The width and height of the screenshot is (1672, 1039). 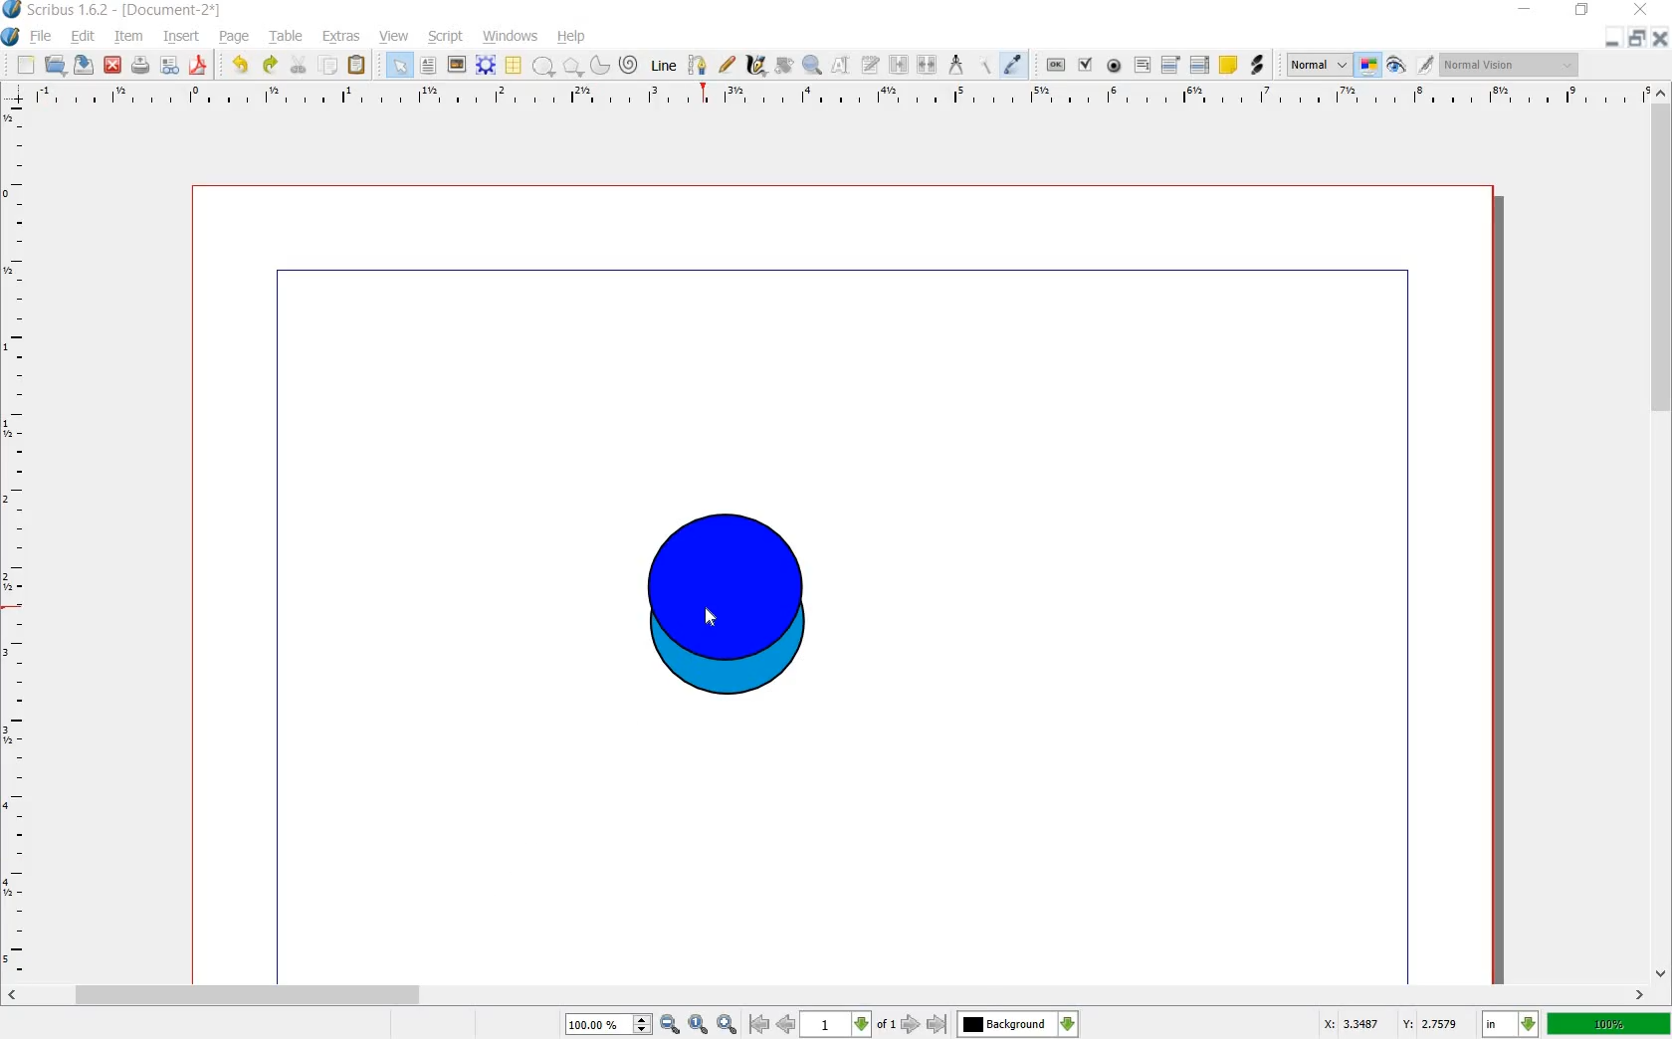 I want to click on select current unit, so click(x=1509, y=1024).